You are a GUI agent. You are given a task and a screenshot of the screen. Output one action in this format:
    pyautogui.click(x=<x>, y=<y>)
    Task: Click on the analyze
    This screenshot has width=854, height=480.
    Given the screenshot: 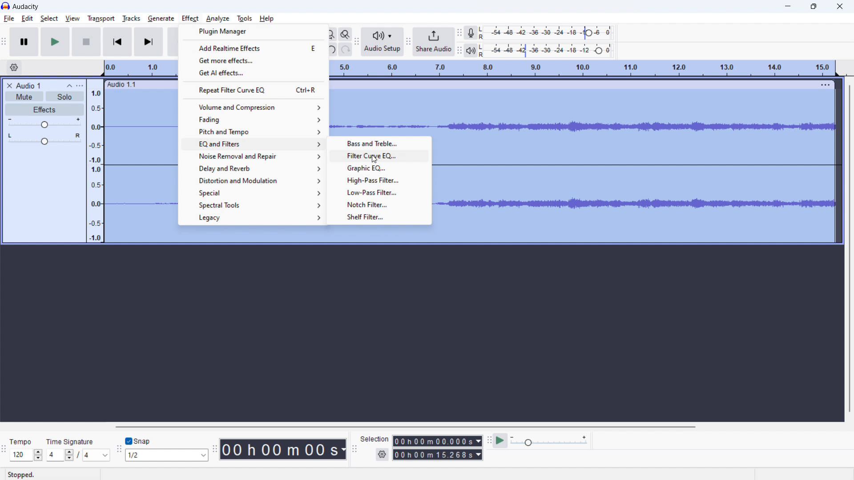 What is the action you would take?
    pyautogui.click(x=219, y=18)
    